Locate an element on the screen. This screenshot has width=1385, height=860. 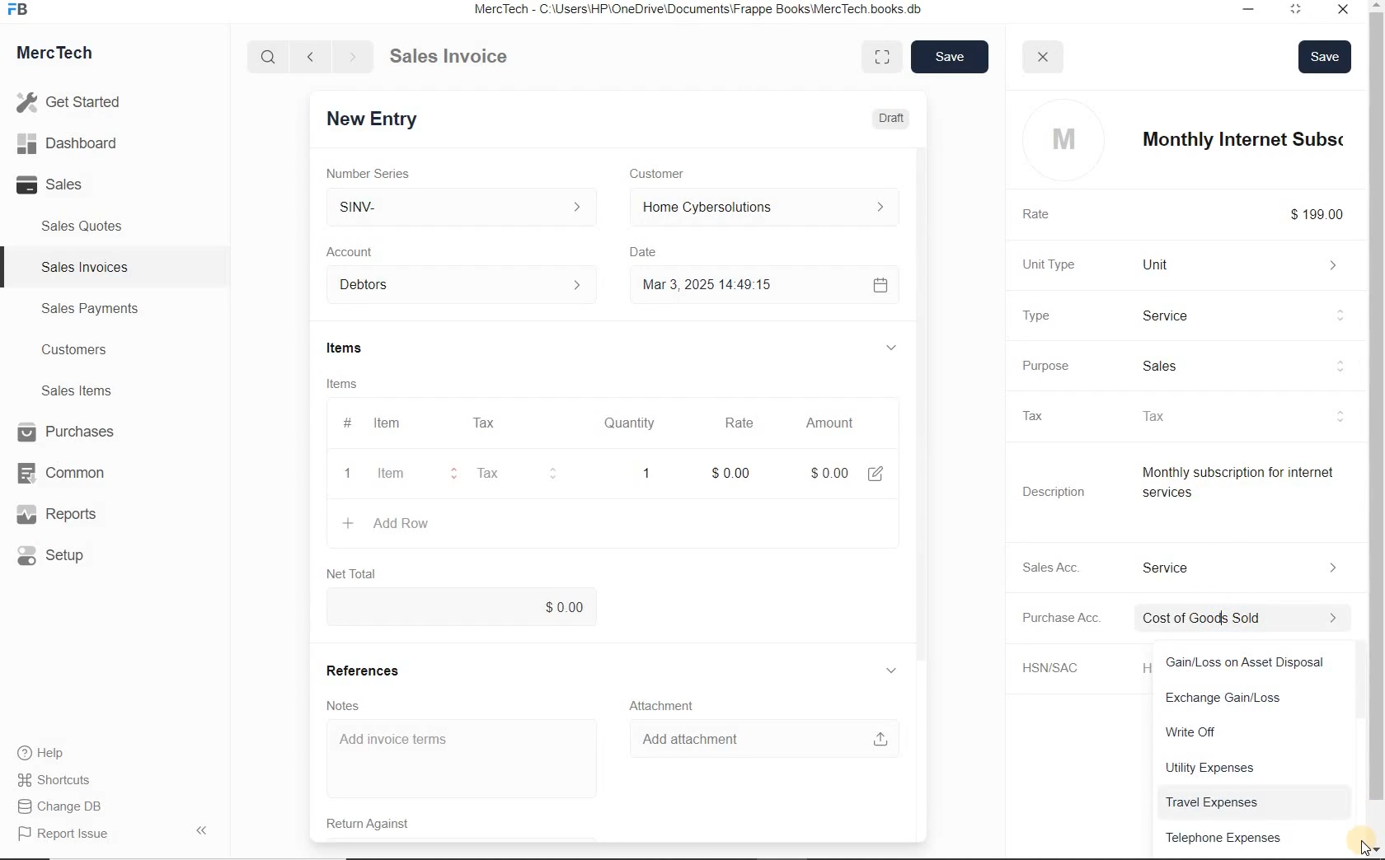
Account is located at coordinates (364, 252).